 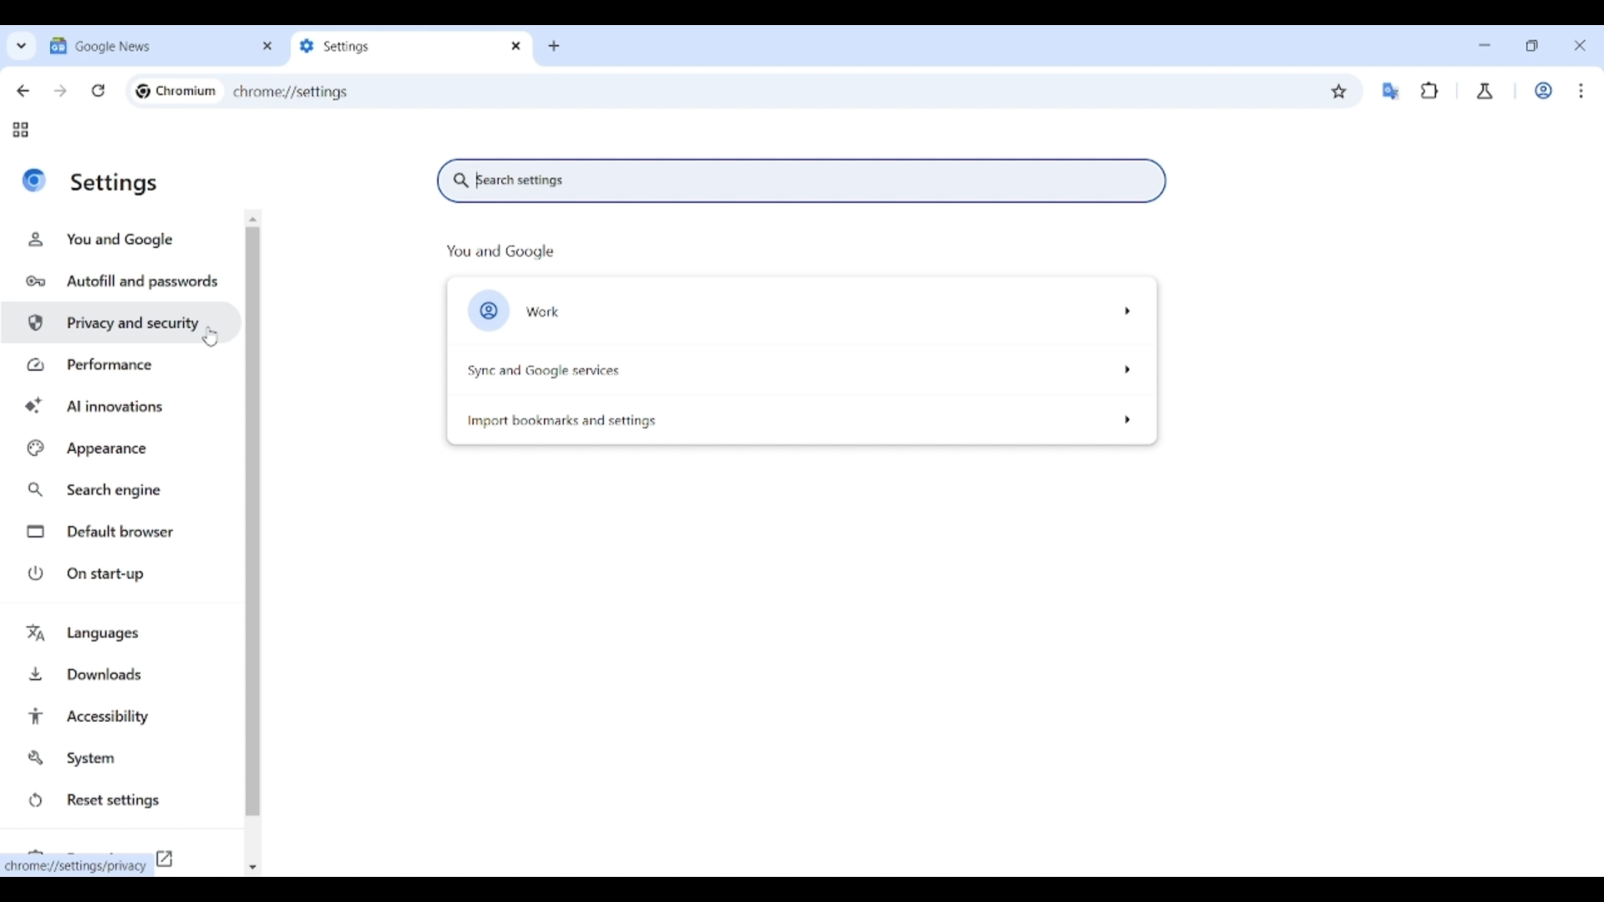 What do you see at coordinates (801, 312) in the screenshot?
I see `Work options` at bounding box center [801, 312].